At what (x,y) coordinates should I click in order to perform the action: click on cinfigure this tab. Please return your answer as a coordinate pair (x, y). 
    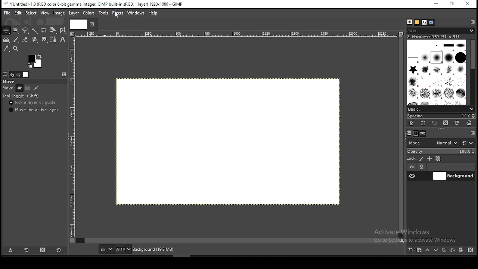
    Looking at the image, I should click on (473, 22).